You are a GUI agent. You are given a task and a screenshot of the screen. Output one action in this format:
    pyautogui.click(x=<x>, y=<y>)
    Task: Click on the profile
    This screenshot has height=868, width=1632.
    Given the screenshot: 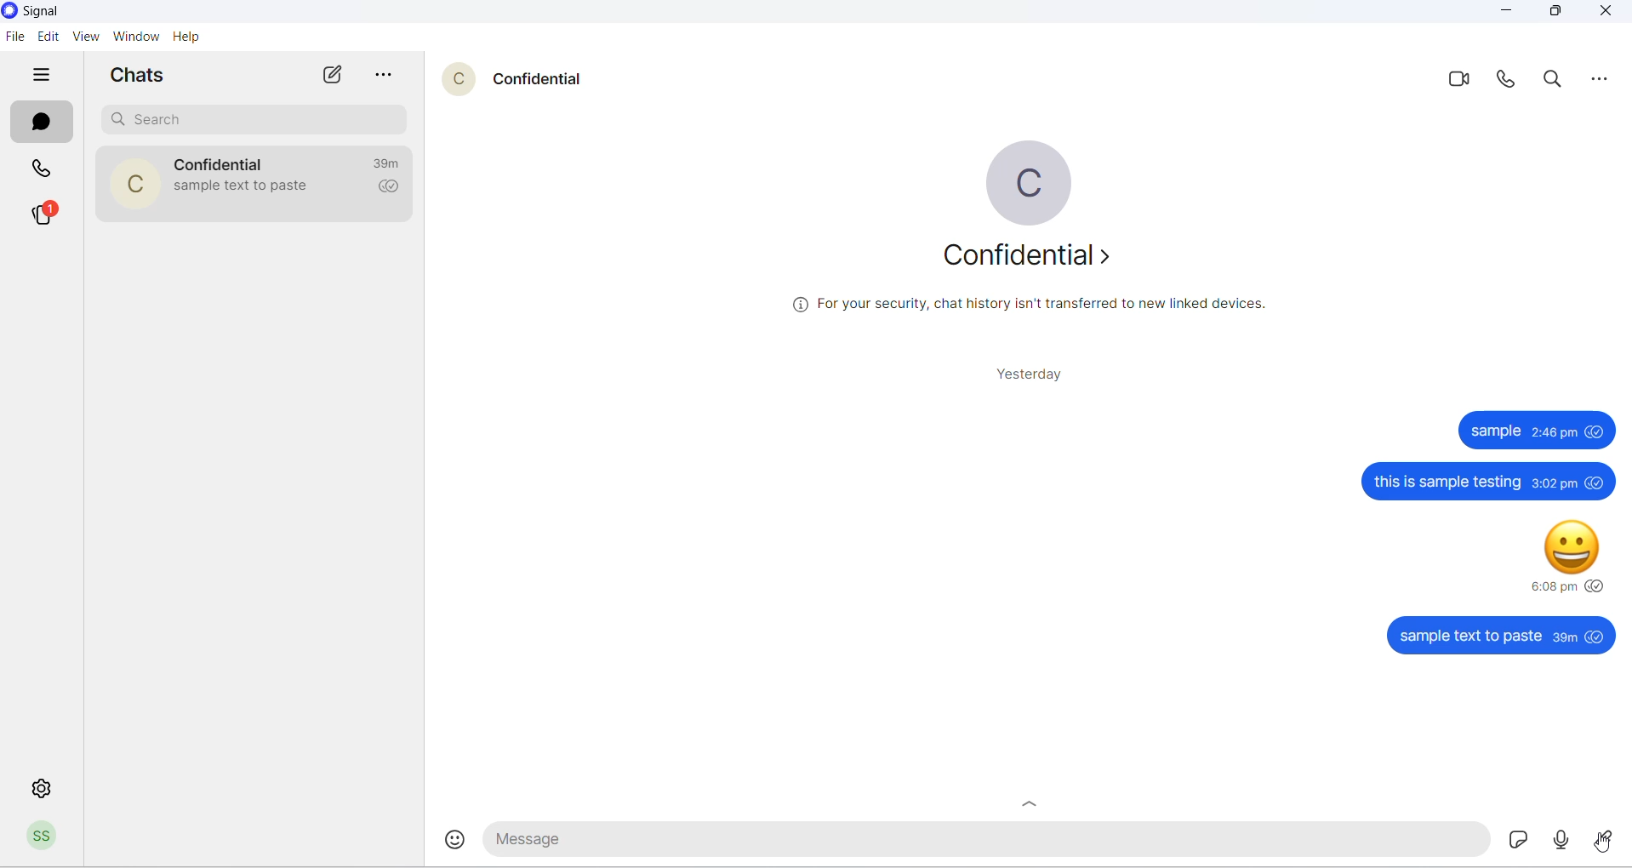 What is the action you would take?
    pyautogui.click(x=41, y=837)
    